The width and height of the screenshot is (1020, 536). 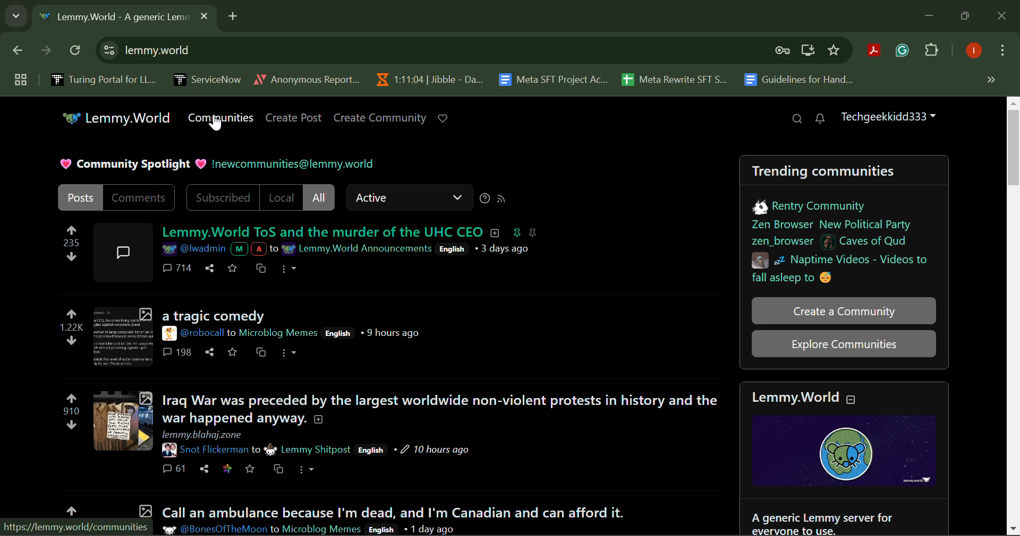 What do you see at coordinates (967, 16) in the screenshot?
I see `Minimize` at bounding box center [967, 16].